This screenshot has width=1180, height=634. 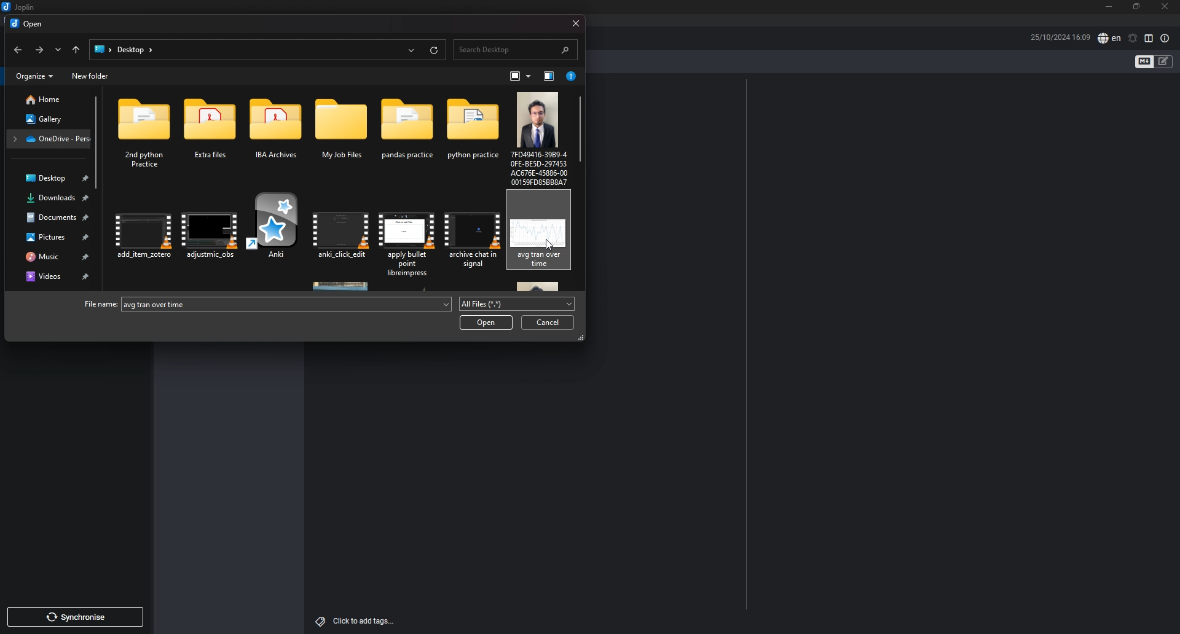 What do you see at coordinates (52, 256) in the screenshot?
I see `music` at bounding box center [52, 256].